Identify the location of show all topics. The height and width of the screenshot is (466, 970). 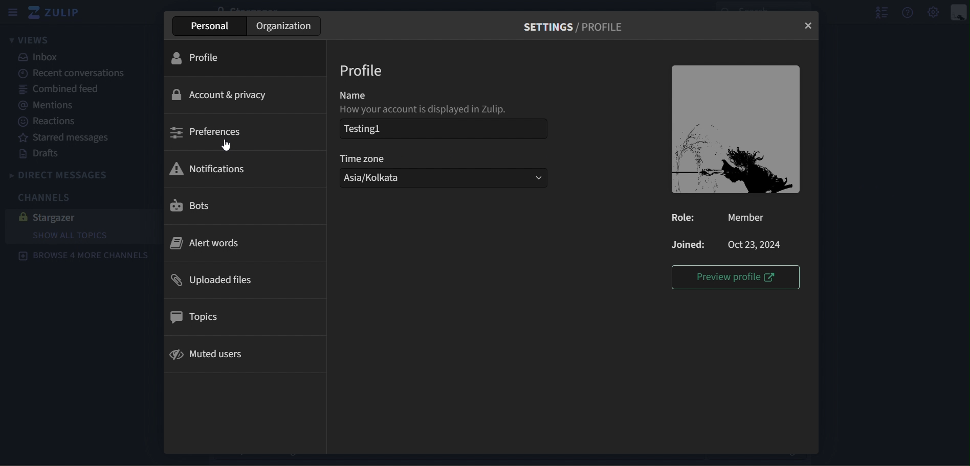
(73, 235).